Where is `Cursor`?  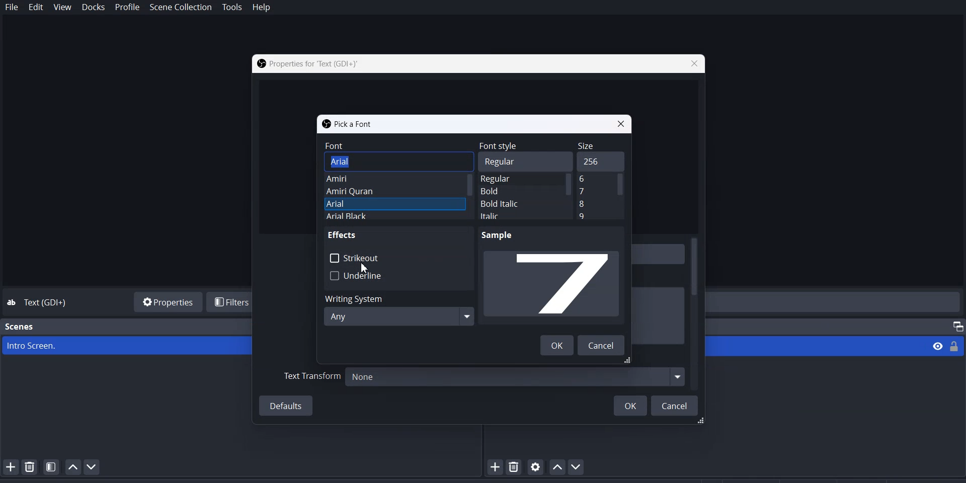 Cursor is located at coordinates (363, 268).